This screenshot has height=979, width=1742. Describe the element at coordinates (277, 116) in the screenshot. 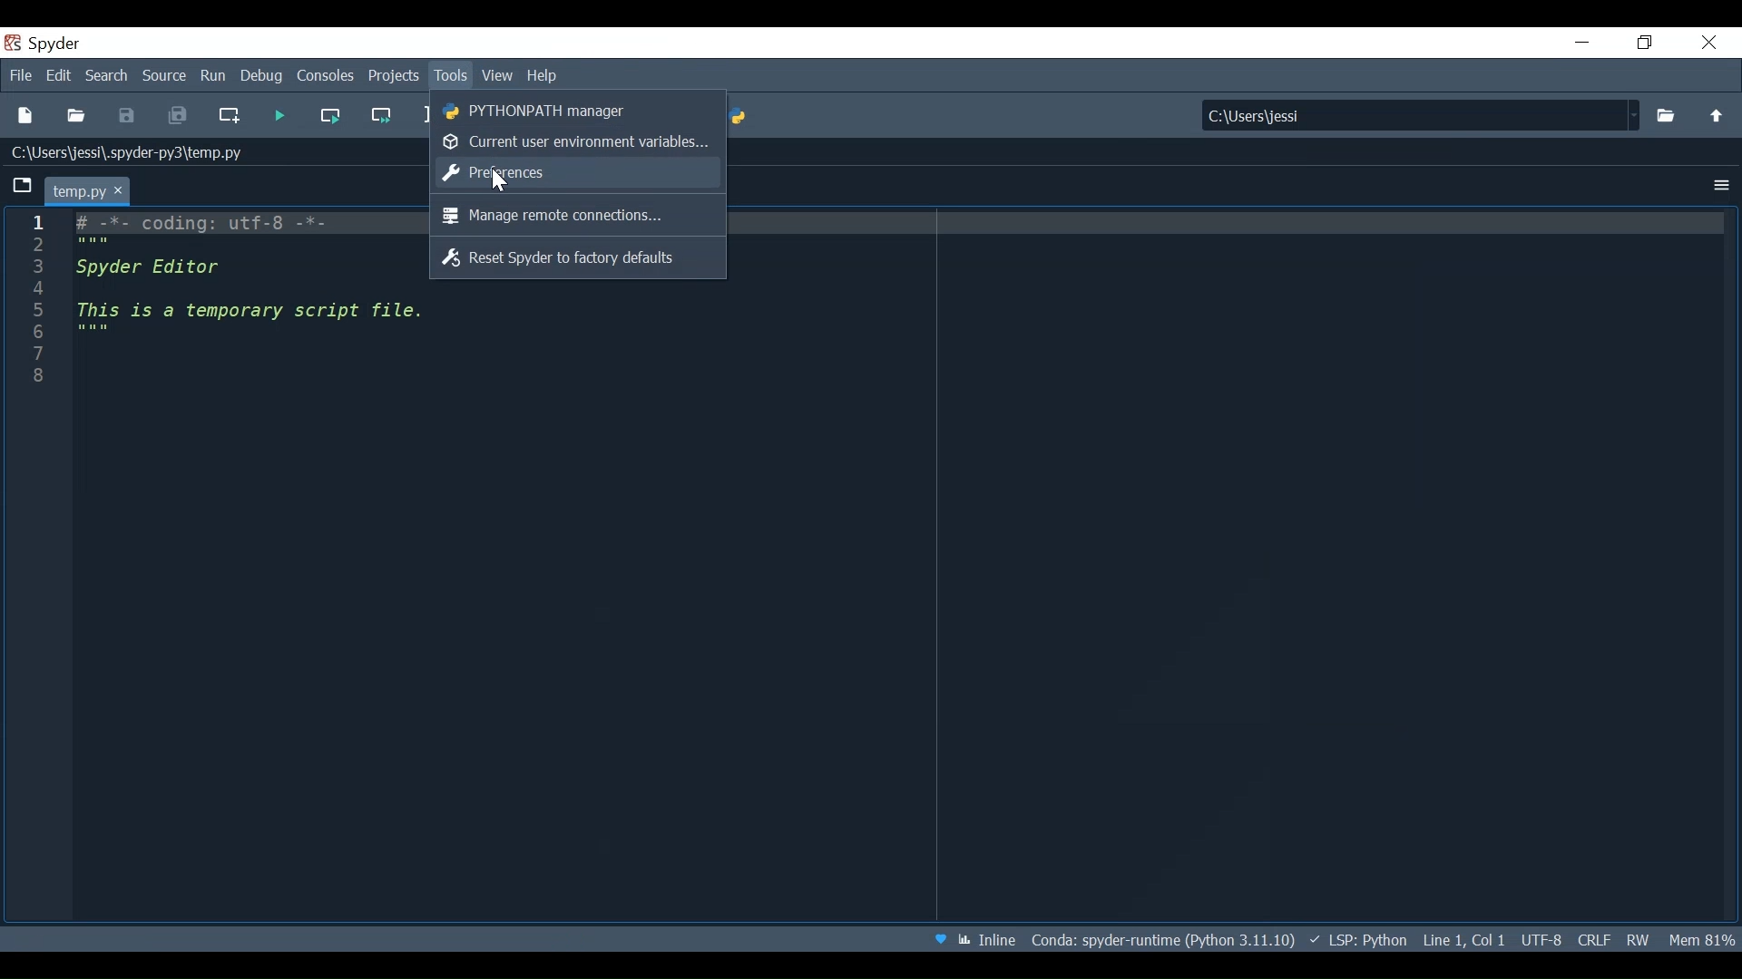

I see `Run file` at that location.